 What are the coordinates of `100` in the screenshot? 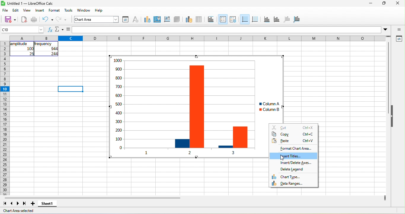 It's located at (30, 49).